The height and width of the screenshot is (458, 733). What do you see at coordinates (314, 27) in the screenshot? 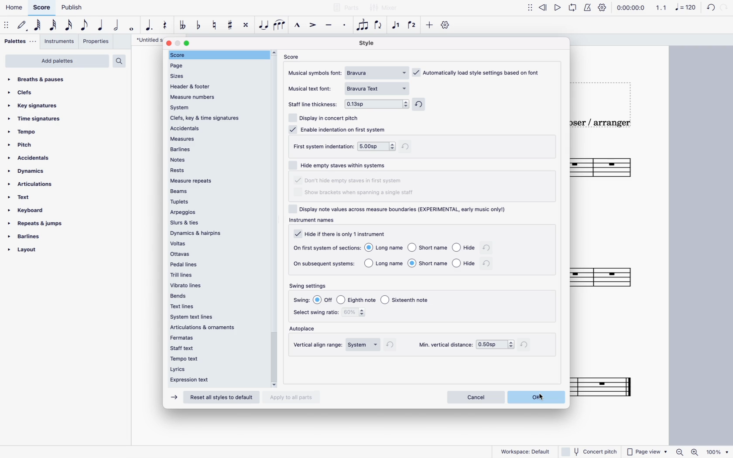
I see `accent ` at bounding box center [314, 27].